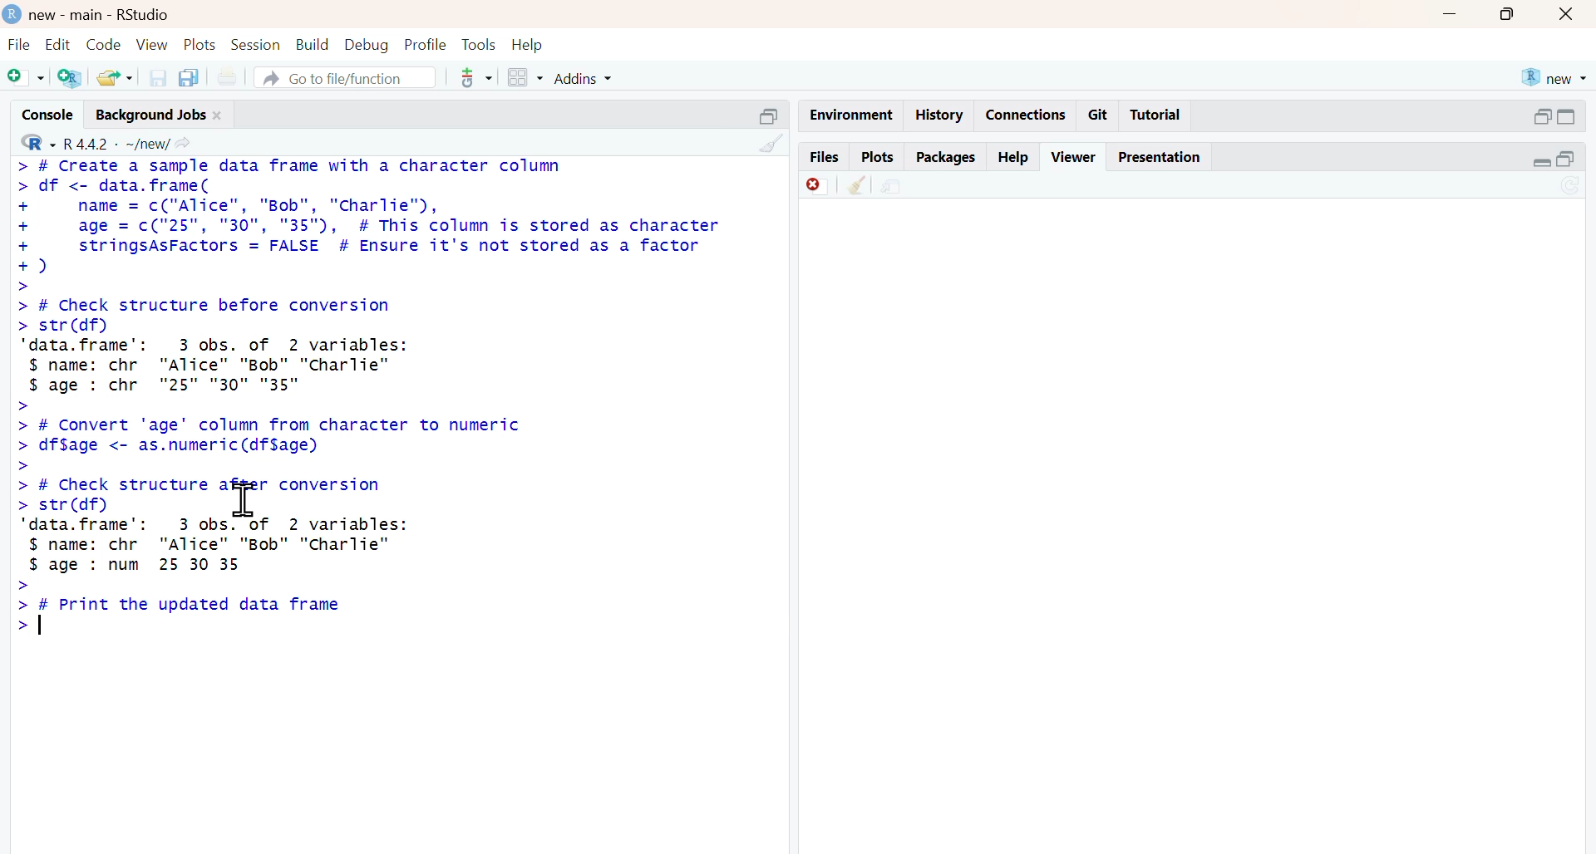 This screenshot has height=854, width=1596. What do you see at coordinates (1543, 162) in the screenshot?
I see `expand/collapse` at bounding box center [1543, 162].